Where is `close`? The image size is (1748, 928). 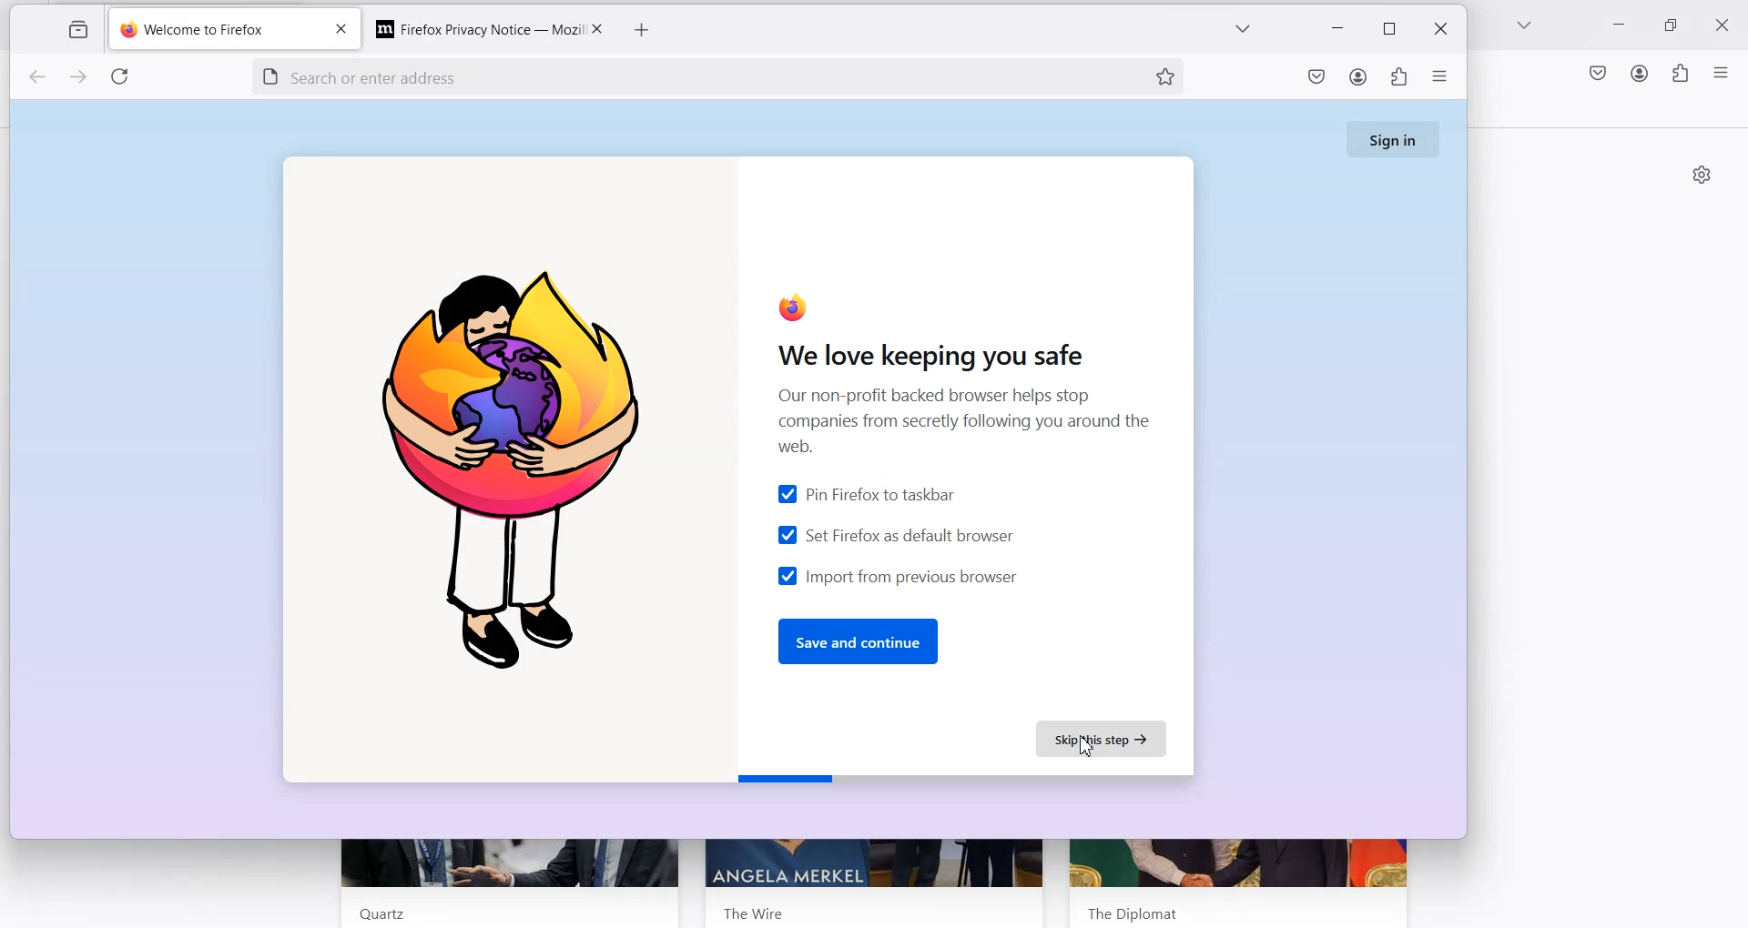
close is located at coordinates (340, 31).